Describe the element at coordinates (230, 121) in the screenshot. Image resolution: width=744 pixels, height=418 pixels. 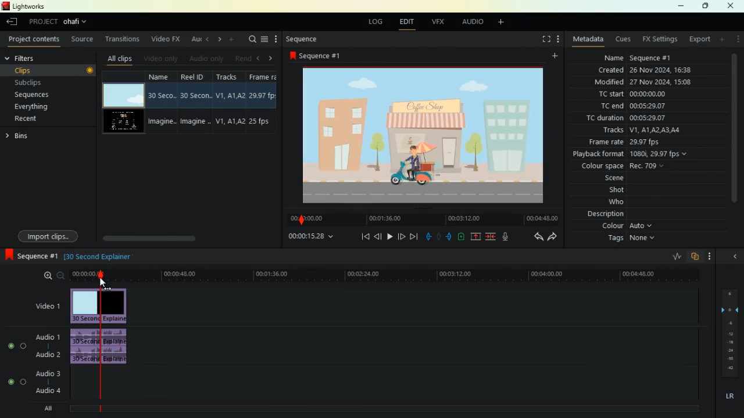
I see `V1,A1, A2` at that location.